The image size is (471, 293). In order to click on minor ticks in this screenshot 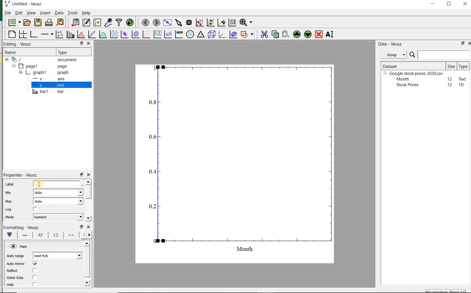, I will do `click(86, 235)`.